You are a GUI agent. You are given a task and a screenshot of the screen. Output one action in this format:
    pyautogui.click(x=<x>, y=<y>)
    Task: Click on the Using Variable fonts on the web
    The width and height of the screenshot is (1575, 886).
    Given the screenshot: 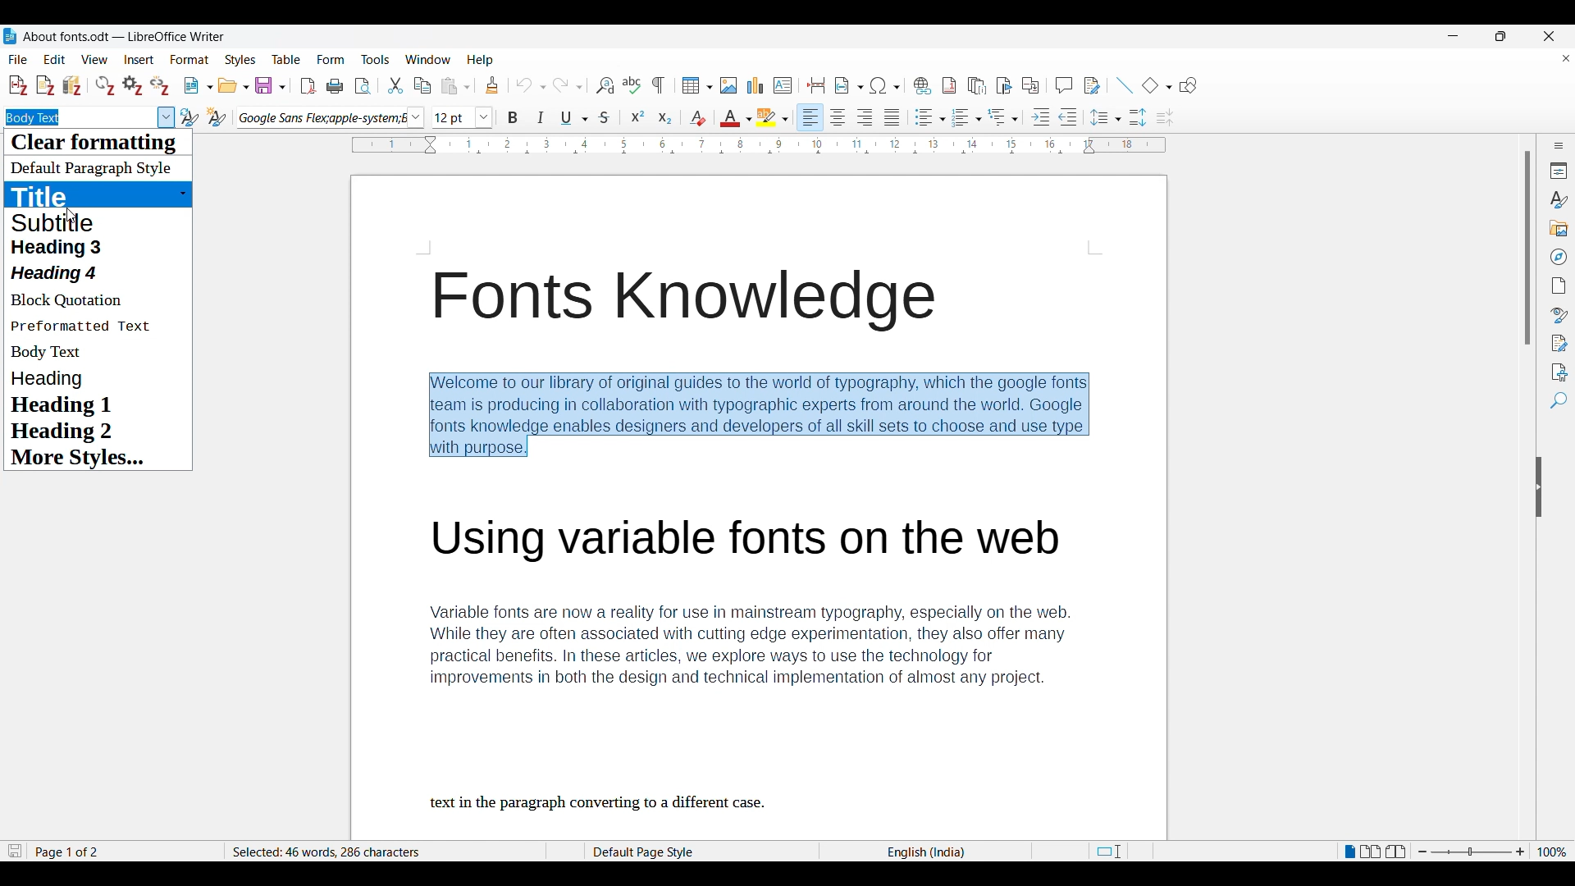 What is the action you would take?
    pyautogui.click(x=758, y=537)
    